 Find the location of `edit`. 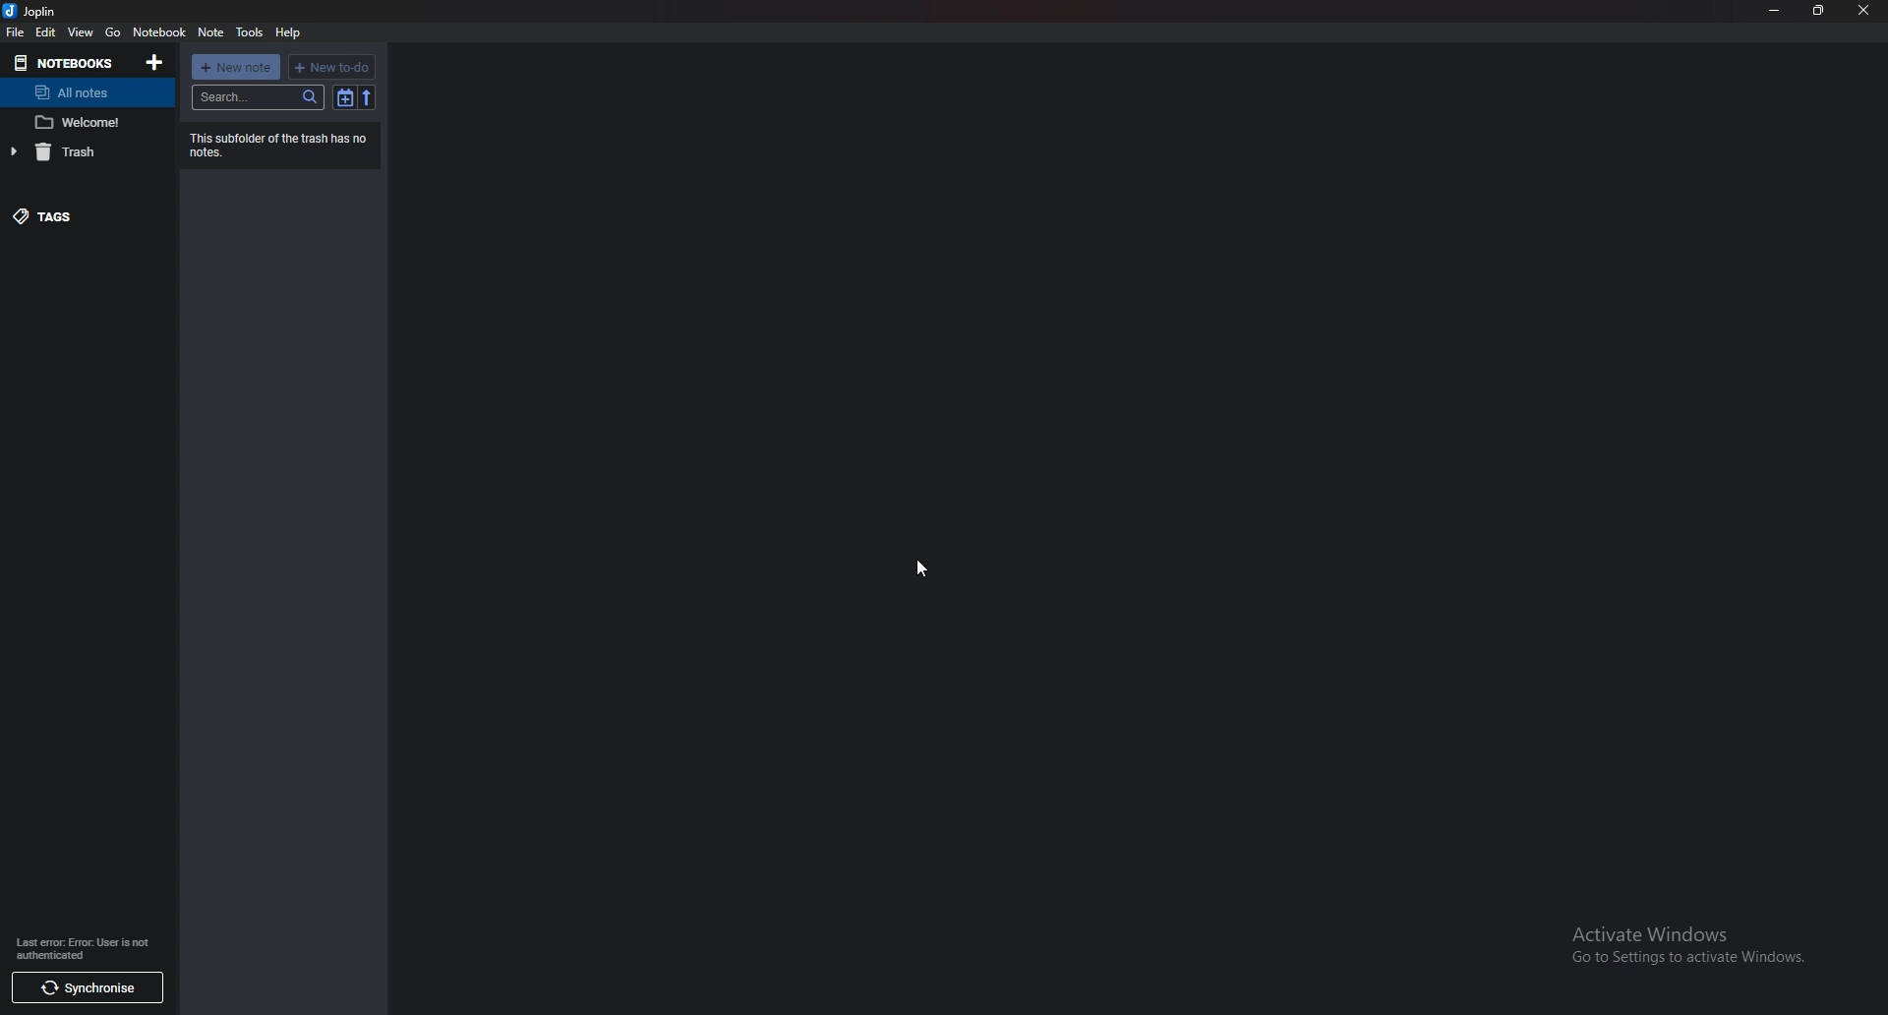

edit is located at coordinates (47, 31).